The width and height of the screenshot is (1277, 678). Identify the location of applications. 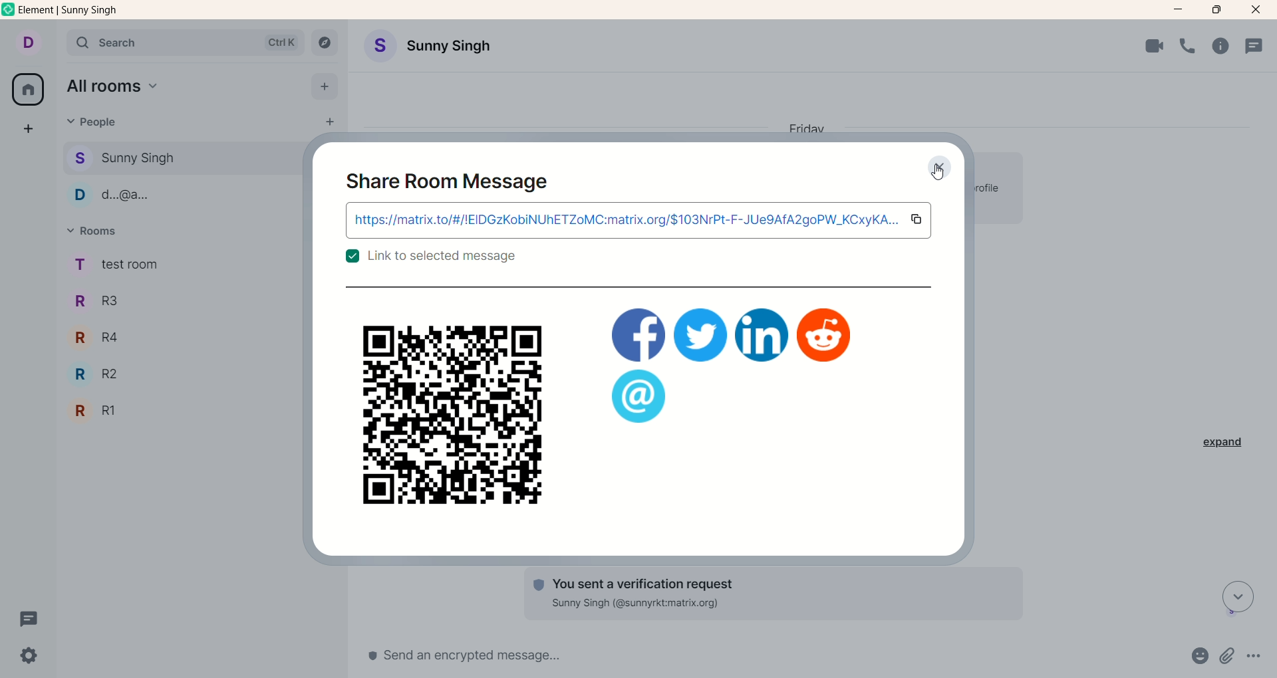
(638, 335).